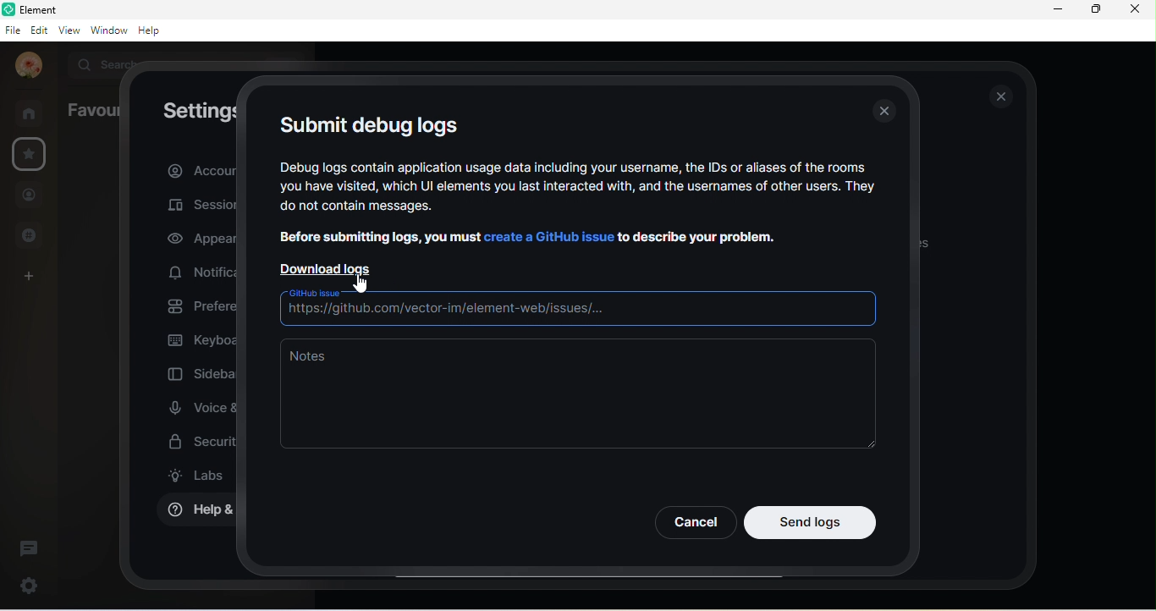 This screenshot has width=1156, height=611. What do you see at coordinates (332, 267) in the screenshot?
I see `download logs` at bounding box center [332, 267].